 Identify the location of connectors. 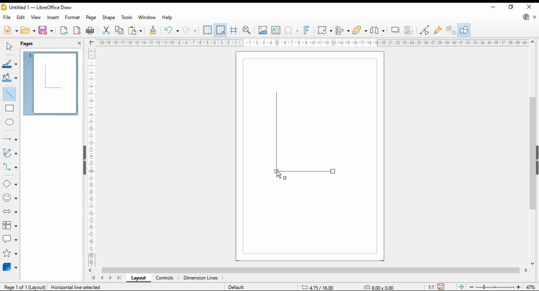
(10, 167).